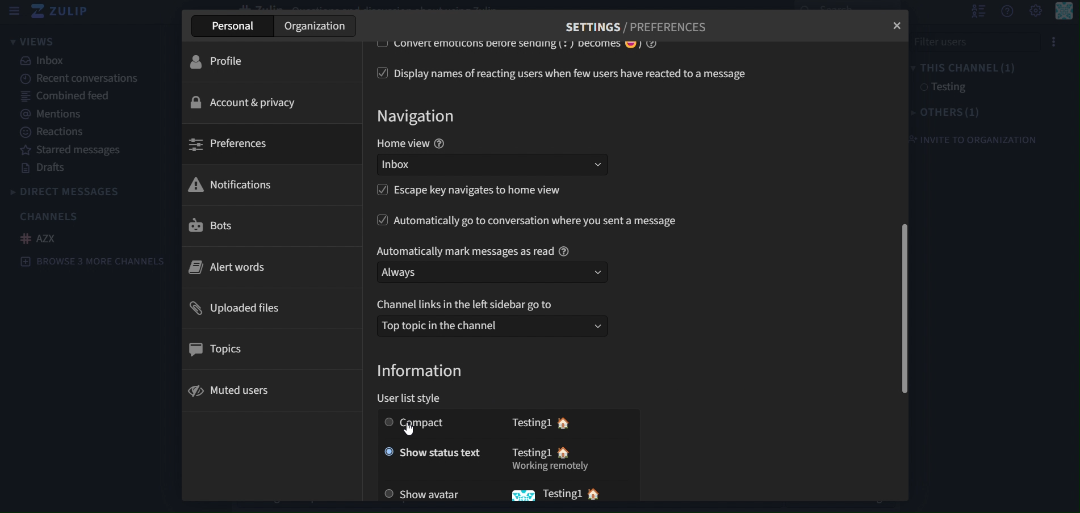 The image size is (1080, 513). I want to click on organization, so click(315, 28).